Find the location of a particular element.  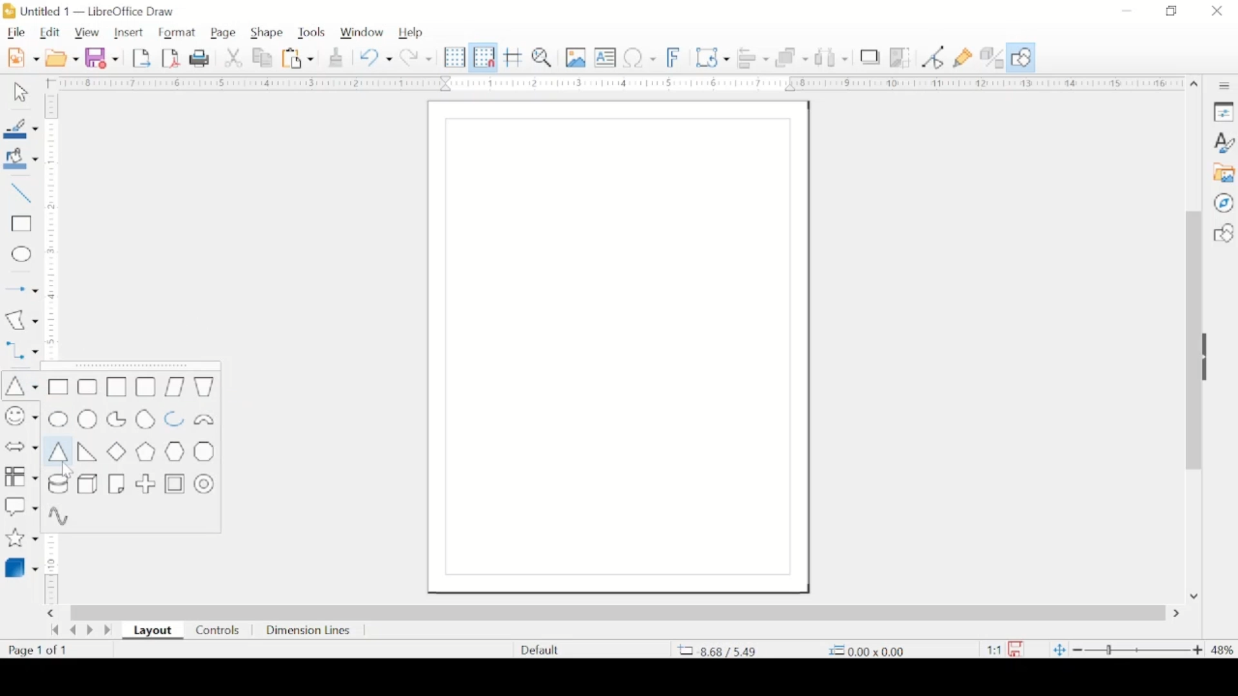

go back is located at coordinates (55, 630).